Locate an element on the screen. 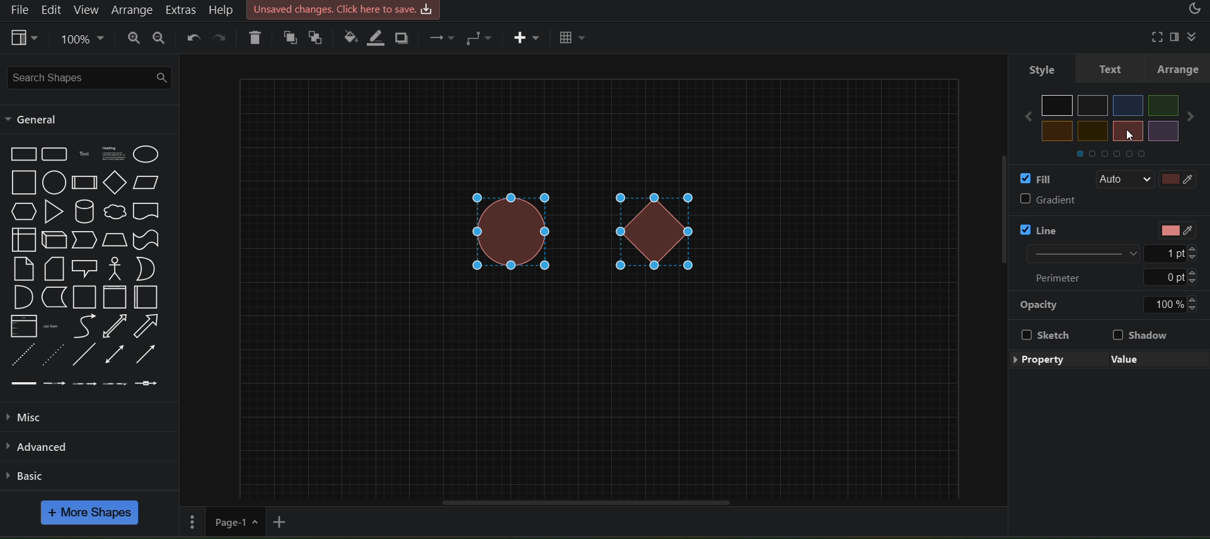   is located at coordinates (1129, 105).